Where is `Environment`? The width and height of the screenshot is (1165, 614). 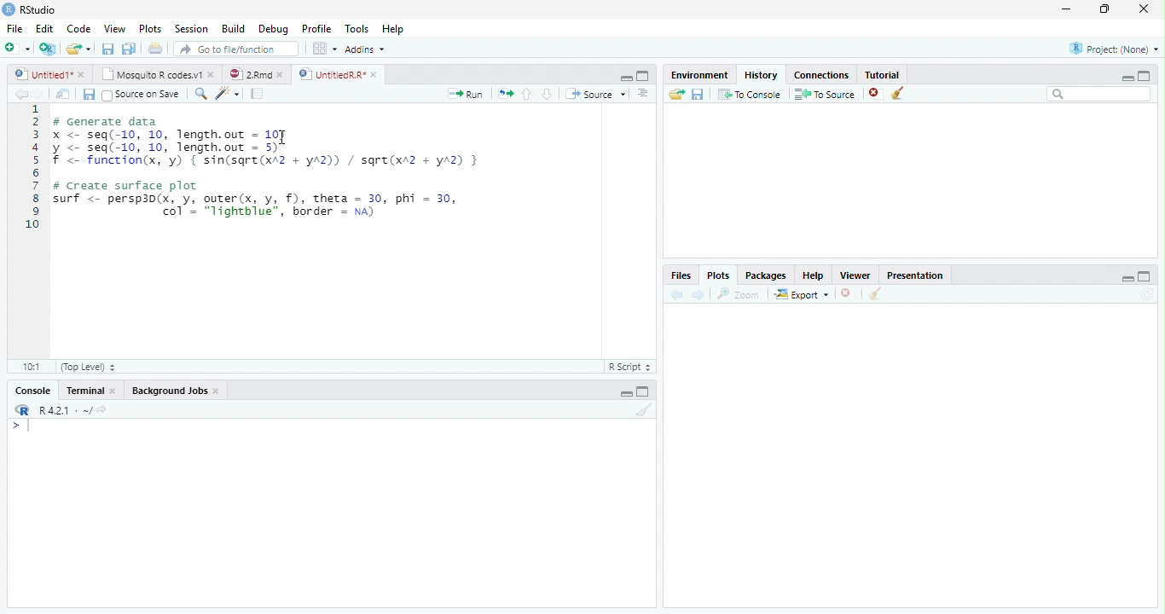
Environment is located at coordinates (699, 75).